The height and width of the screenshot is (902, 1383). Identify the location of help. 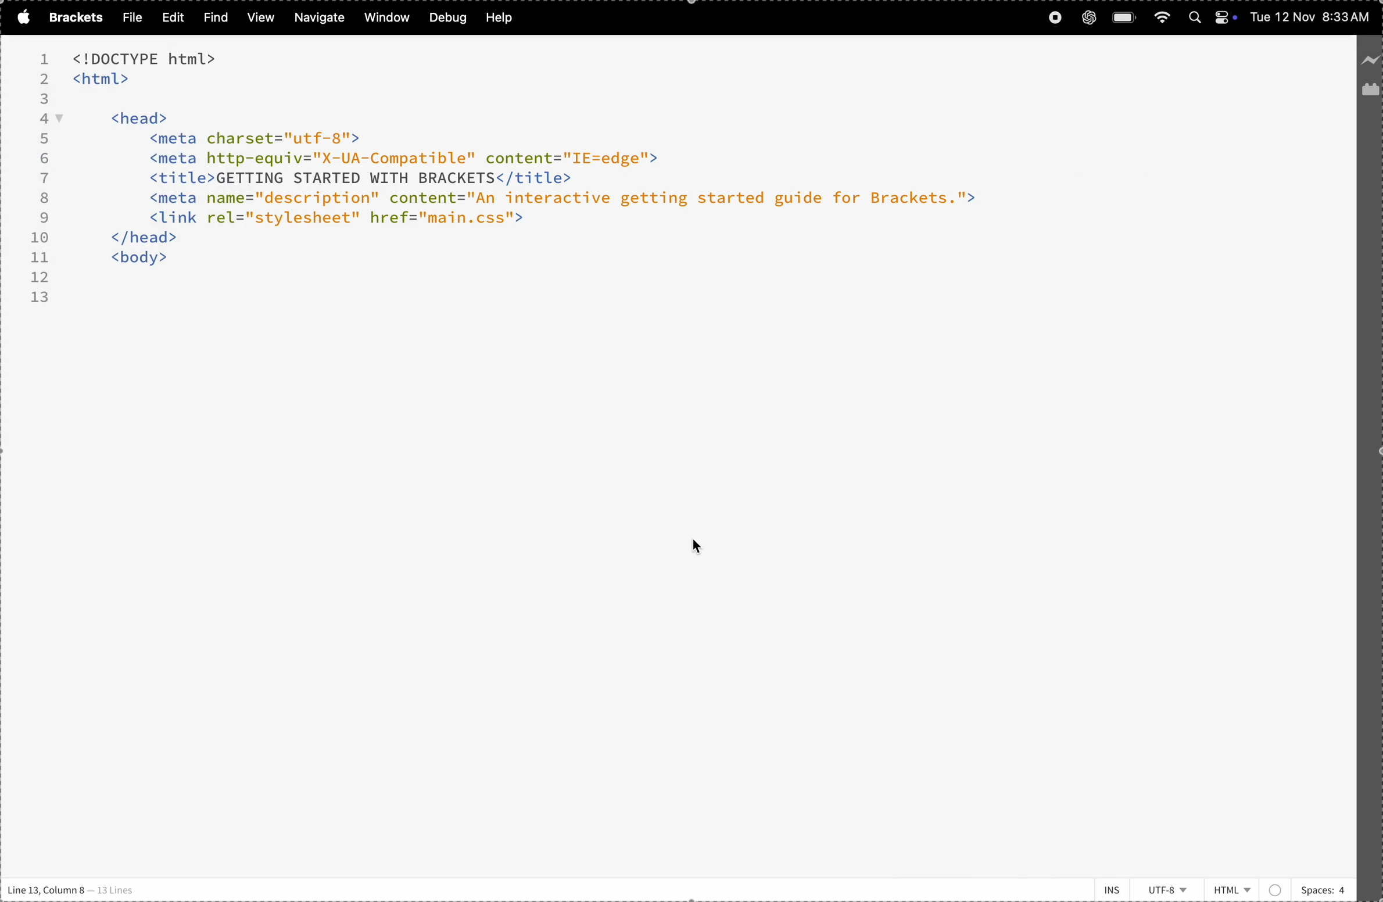
(503, 17).